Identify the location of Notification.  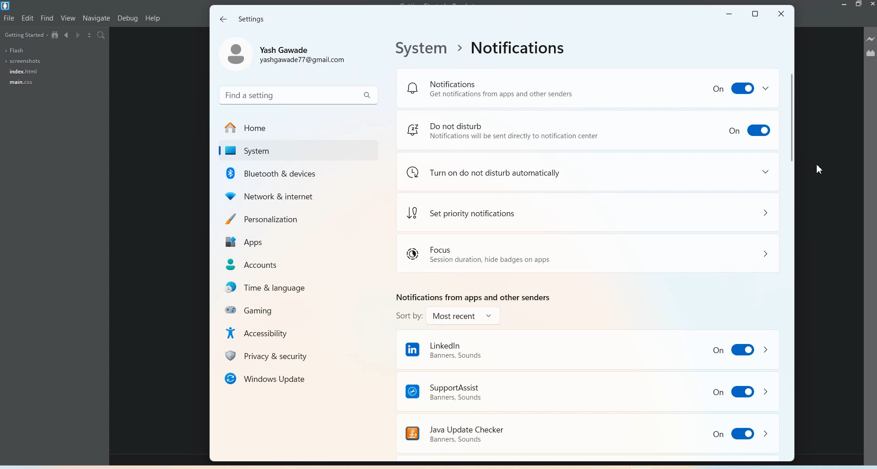
(540, 88).